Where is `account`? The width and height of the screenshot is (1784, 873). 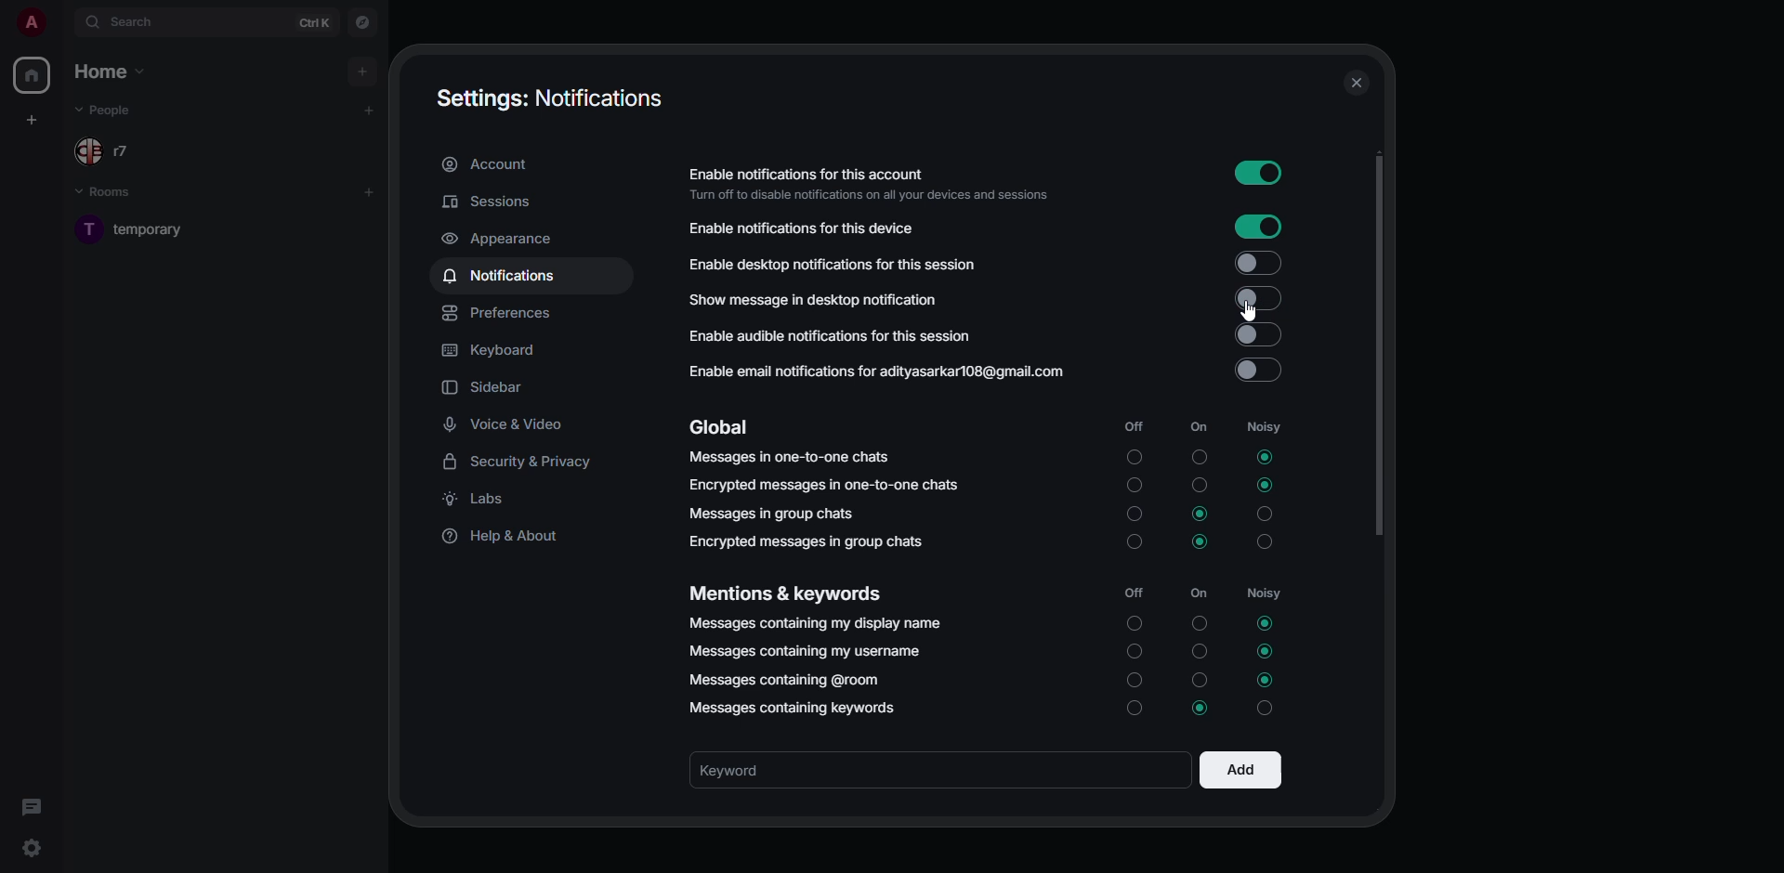 account is located at coordinates (489, 163).